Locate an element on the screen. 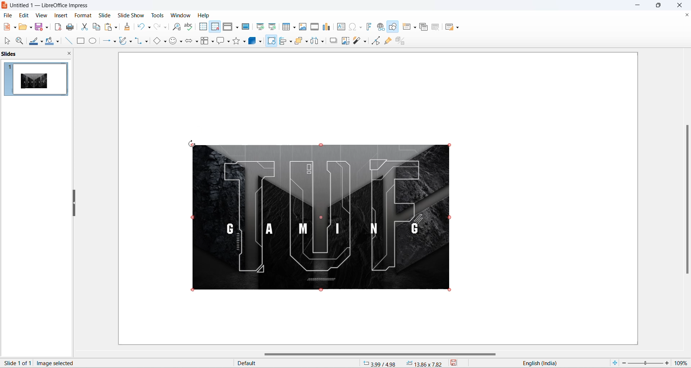 Image resolution: width=691 pixels, height=368 pixels. align options is located at coordinates (291, 41).